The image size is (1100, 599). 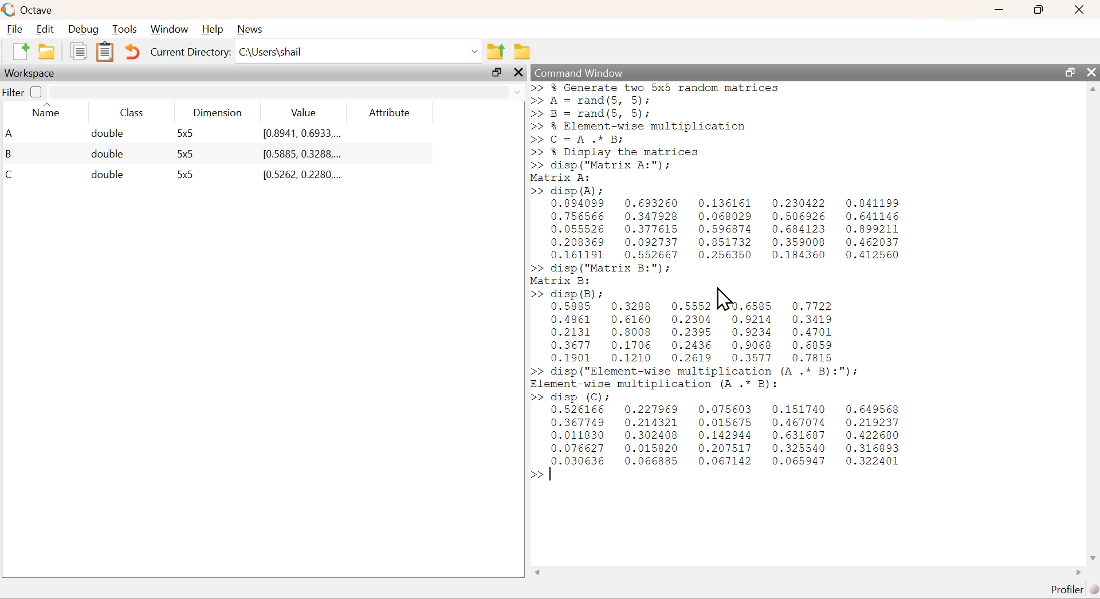 What do you see at coordinates (1075, 571) in the screenshot?
I see `Right` at bounding box center [1075, 571].